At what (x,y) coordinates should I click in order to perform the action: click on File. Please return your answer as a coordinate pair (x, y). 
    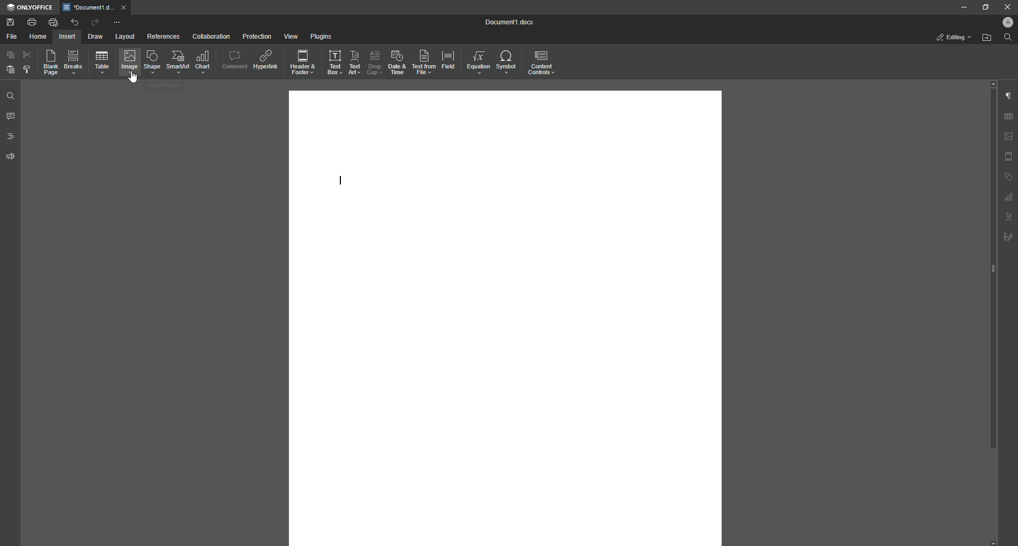
    Looking at the image, I should click on (12, 37).